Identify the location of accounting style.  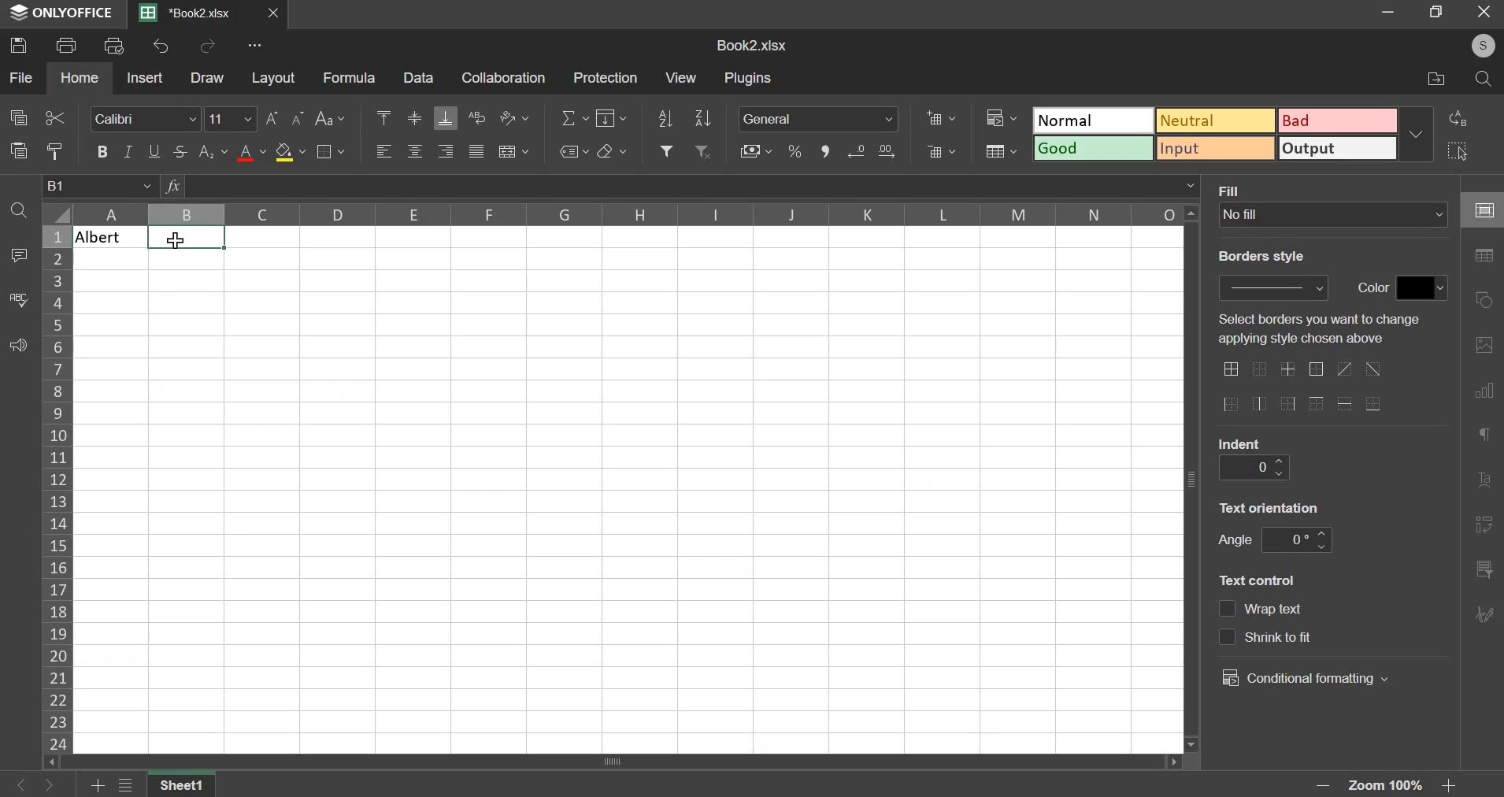
(755, 150).